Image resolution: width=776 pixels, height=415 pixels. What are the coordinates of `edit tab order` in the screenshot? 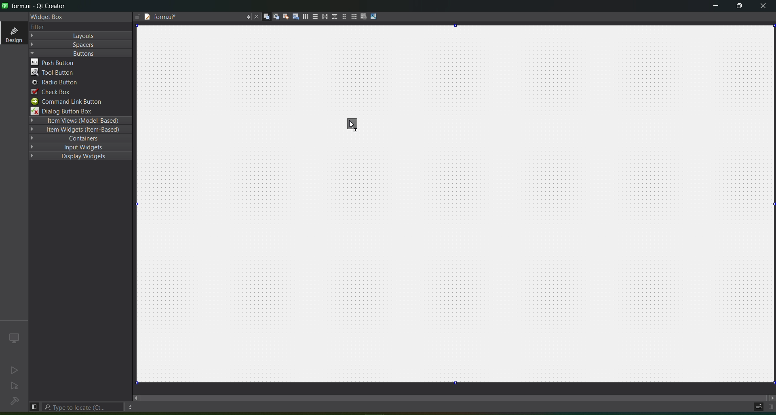 It's located at (294, 17).